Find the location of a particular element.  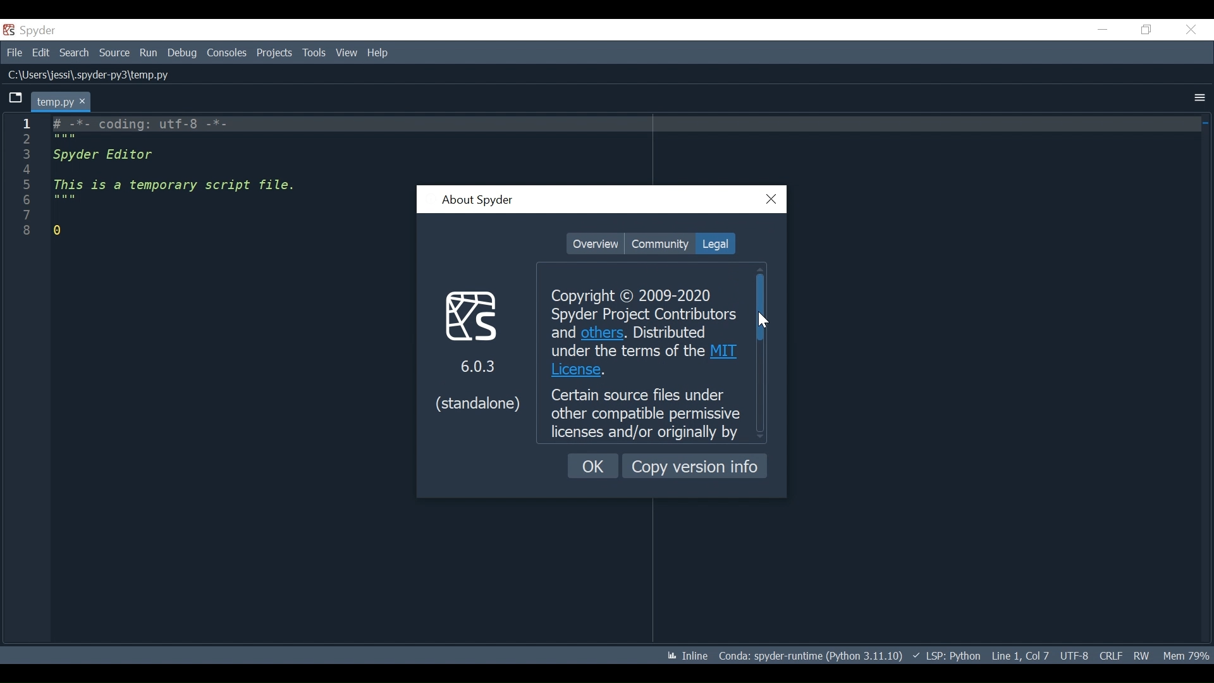

Close is located at coordinates (1191, 30).